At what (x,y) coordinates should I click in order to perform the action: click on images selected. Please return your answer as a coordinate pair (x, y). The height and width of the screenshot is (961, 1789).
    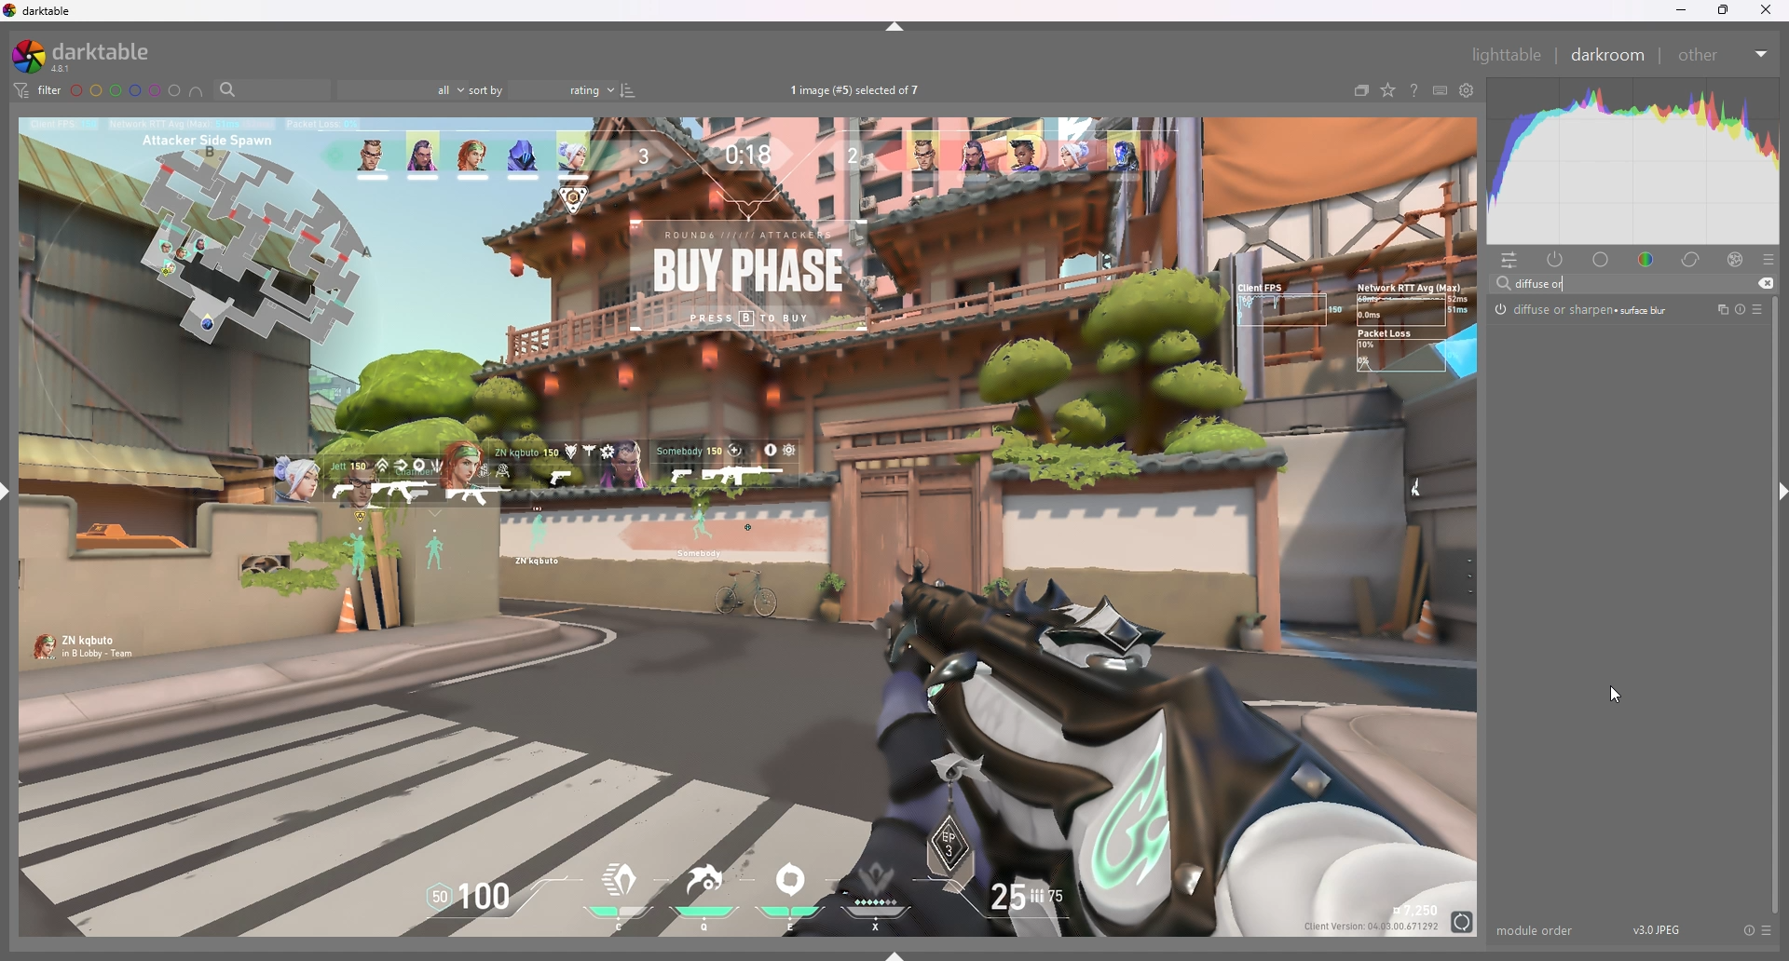
    Looking at the image, I should click on (858, 90).